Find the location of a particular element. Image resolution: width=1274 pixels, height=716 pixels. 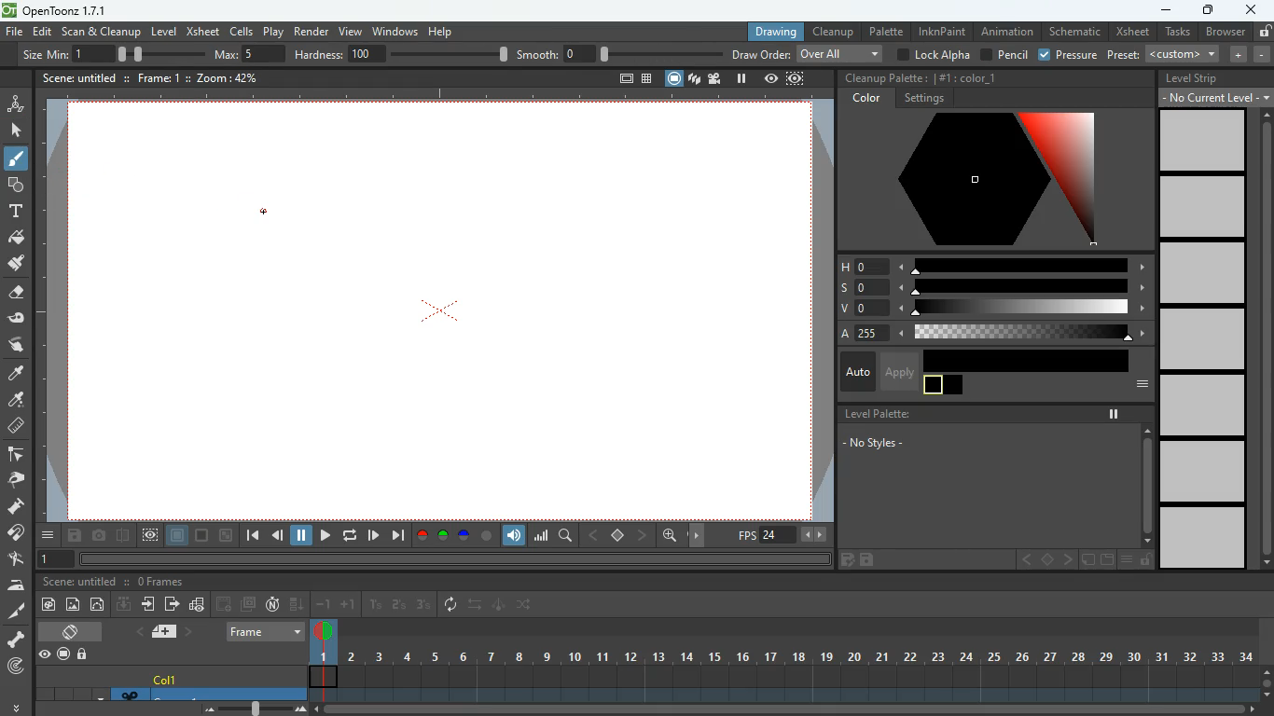

menu is located at coordinates (1137, 385).